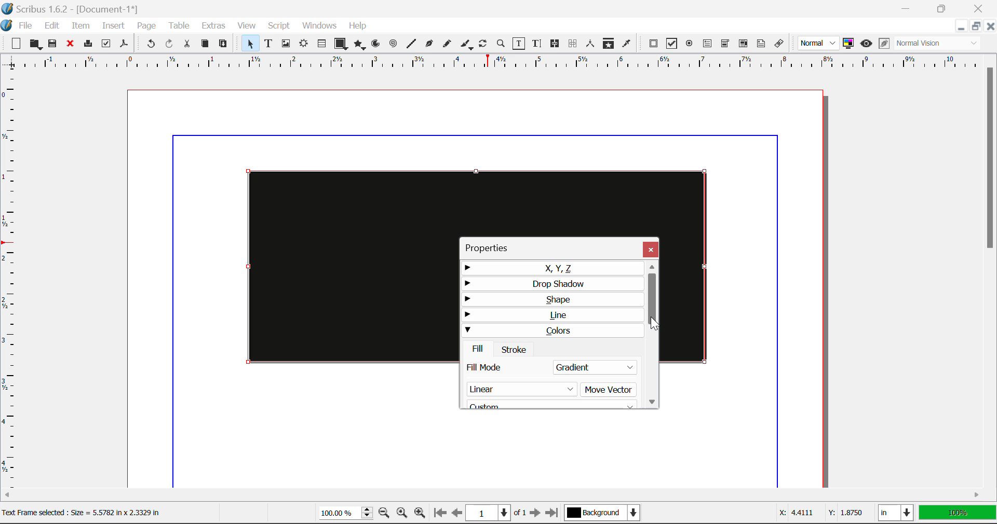 Image resolution: width=997 pixels, height=524 pixels. Describe the element at coordinates (496, 514) in the screenshot. I see `Page 1 of 1` at that location.